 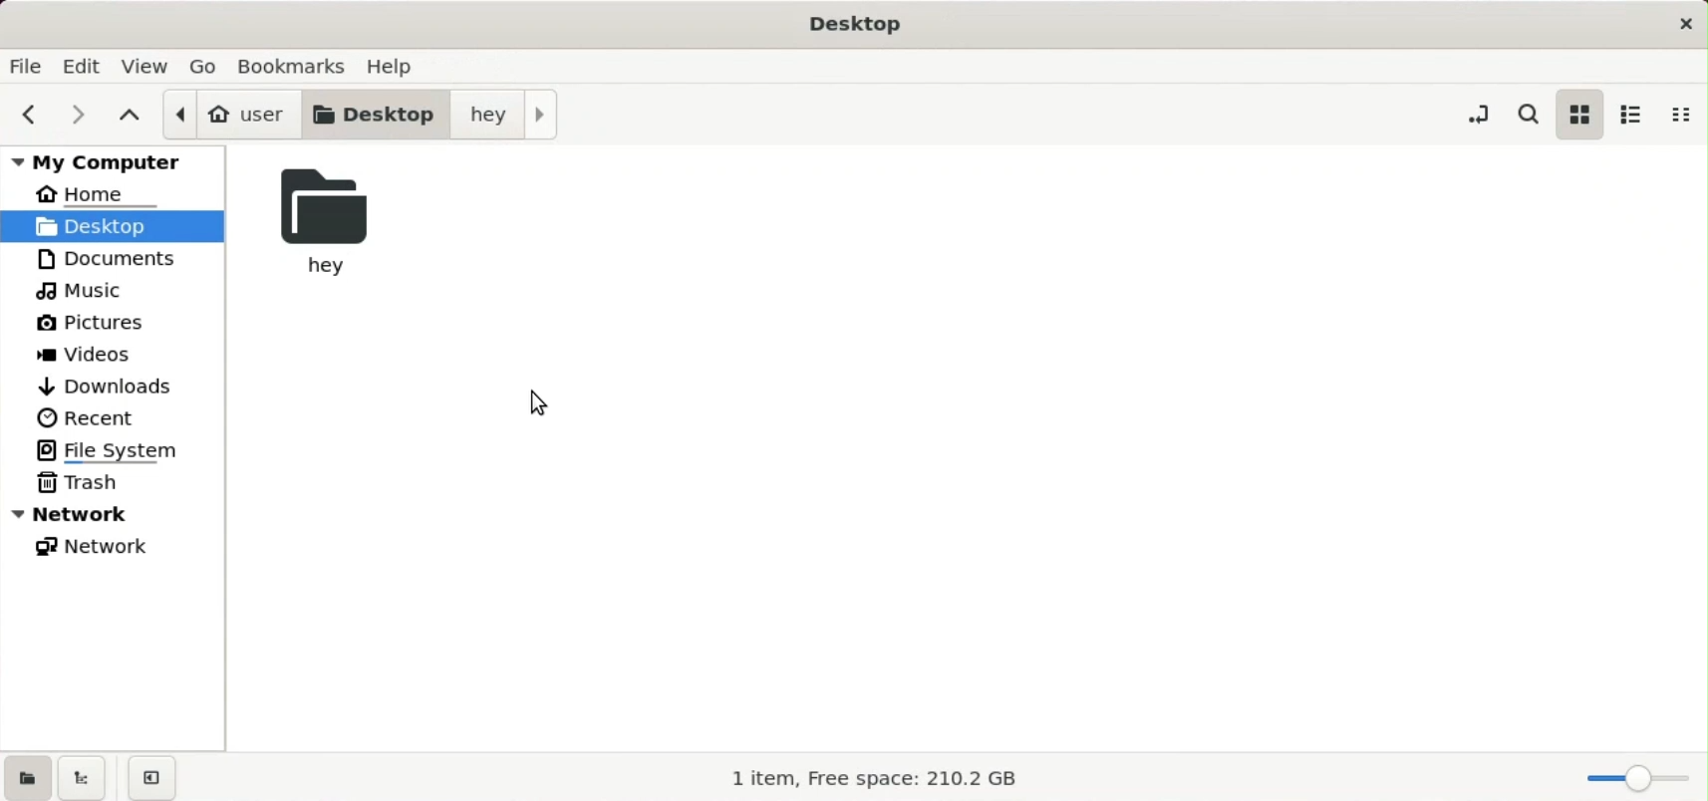 I want to click on Desktop, so click(x=862, y=26).